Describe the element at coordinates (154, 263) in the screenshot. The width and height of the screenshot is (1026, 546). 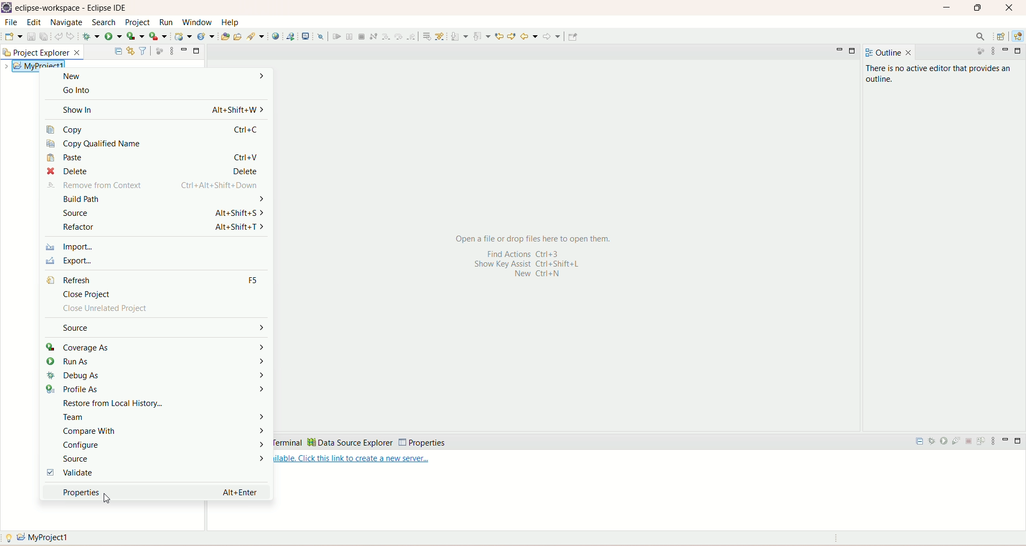
I see `export` at that location.